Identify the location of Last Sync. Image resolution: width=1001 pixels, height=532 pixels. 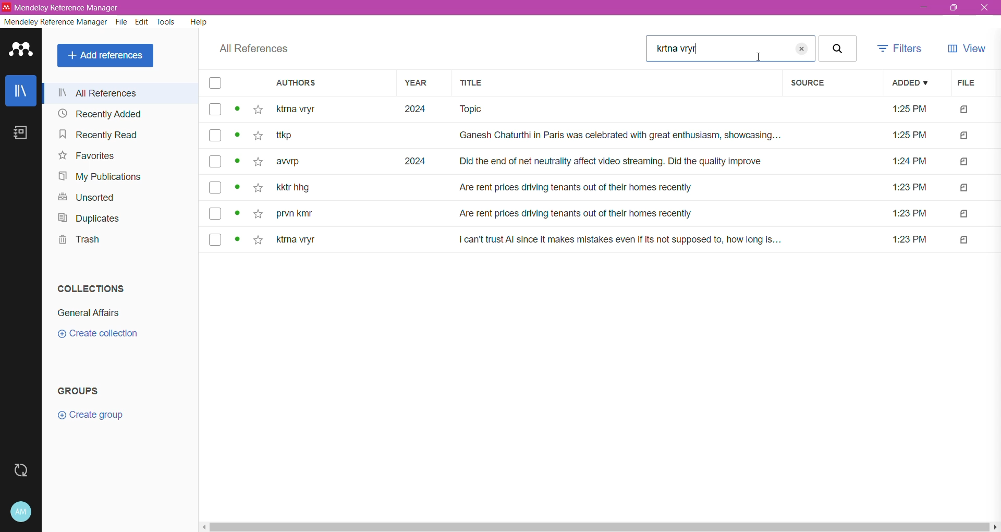
(22, 472).